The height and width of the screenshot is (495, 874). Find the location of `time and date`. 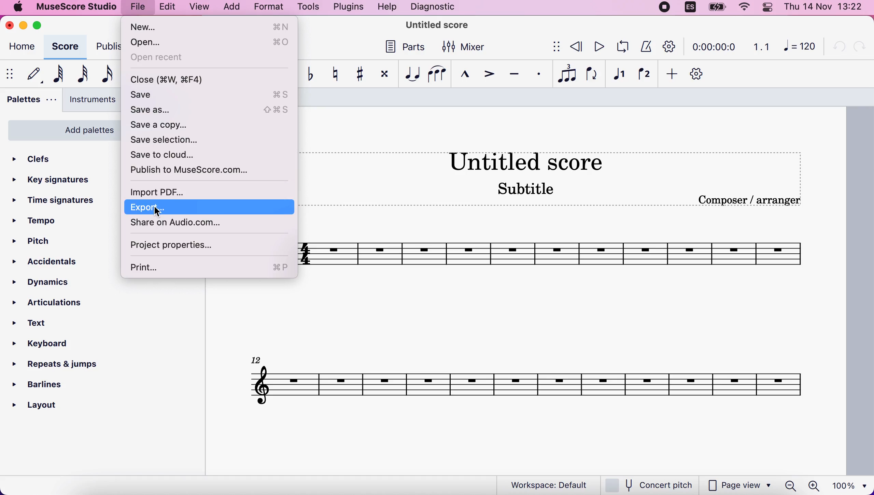

time and date is located at coordinates (826, 8).